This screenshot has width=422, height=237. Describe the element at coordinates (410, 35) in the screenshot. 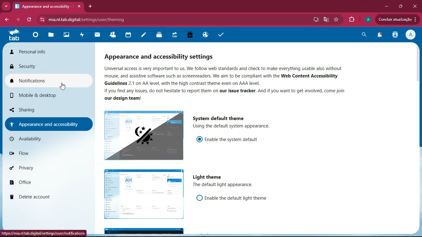

I see `profile` at that location.